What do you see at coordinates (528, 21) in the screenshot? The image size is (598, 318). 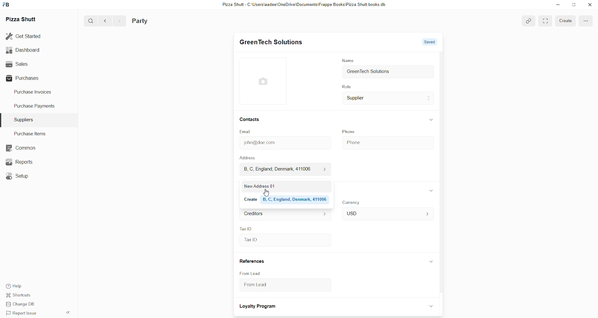 I see `link` at bounding box center [528, 21].